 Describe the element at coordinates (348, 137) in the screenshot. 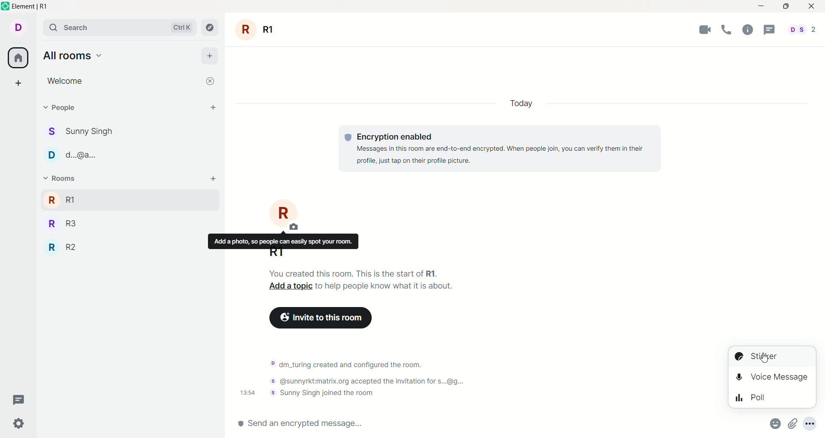

I see `Text logo` at that location.